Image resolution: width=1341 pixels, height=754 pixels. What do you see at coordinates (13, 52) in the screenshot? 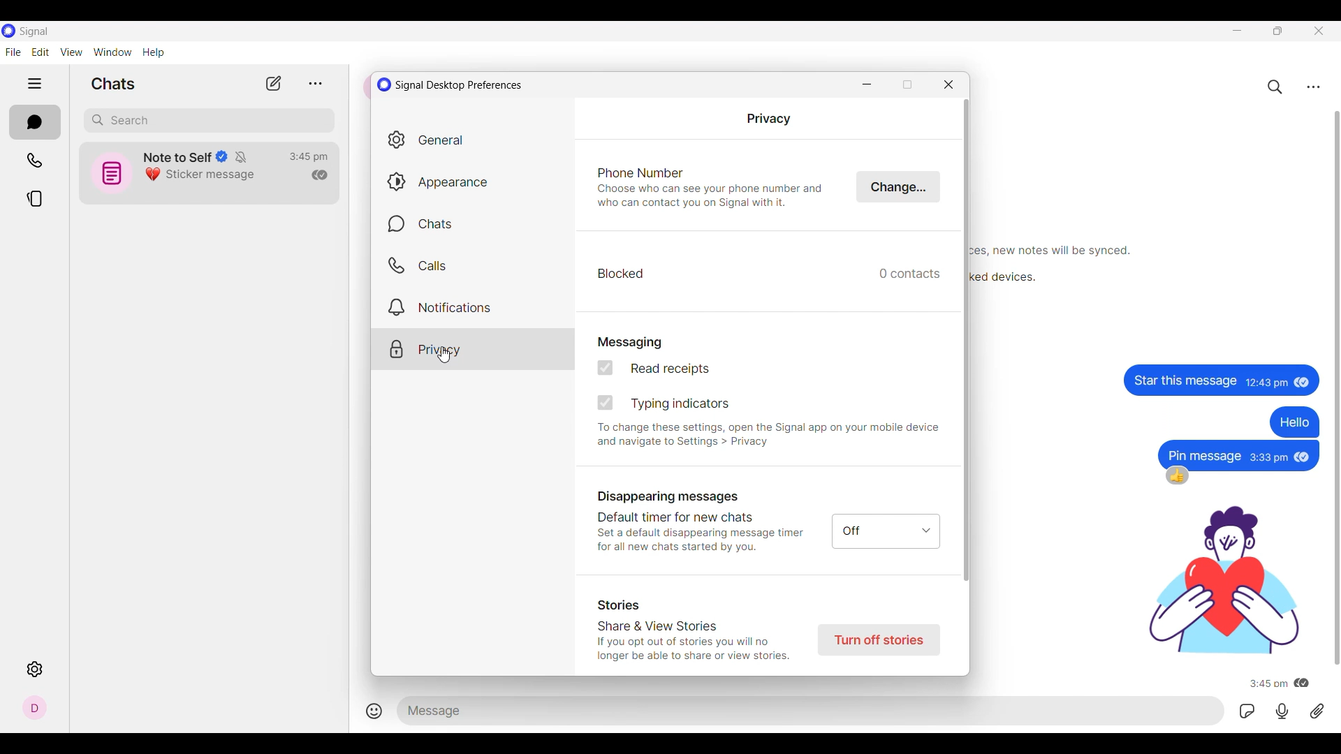
I see `File menu ` at bounding box center [13, 52].